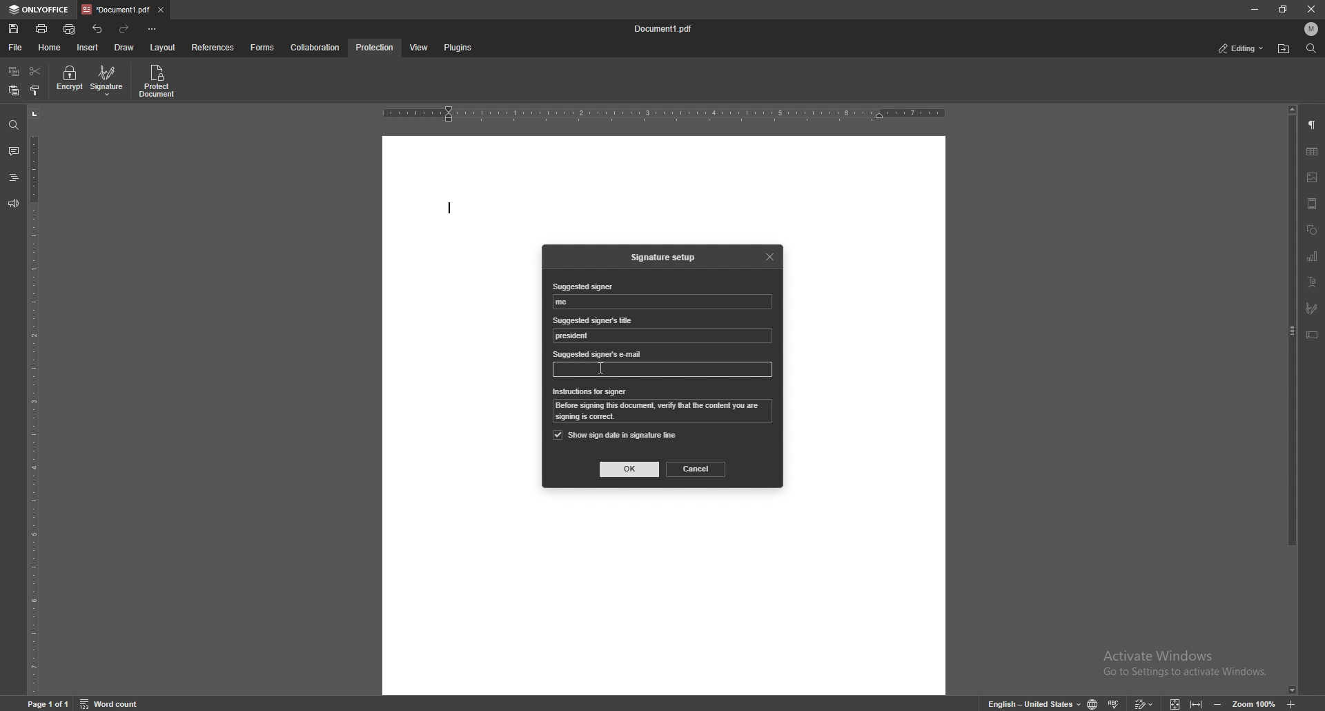 This screenshot has width=1325, height=711. I want to click on onlyoffice, so click(40, 10).